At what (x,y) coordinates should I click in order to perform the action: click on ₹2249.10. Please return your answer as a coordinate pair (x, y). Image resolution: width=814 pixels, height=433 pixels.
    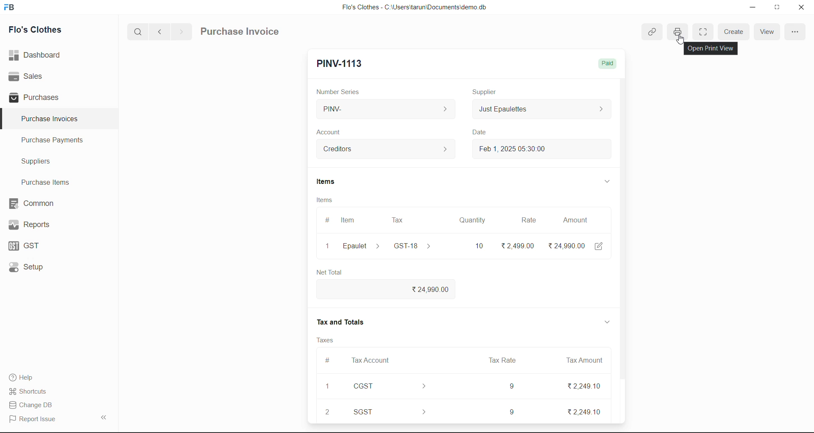
    Looking at the image, I should click on (580, 388).